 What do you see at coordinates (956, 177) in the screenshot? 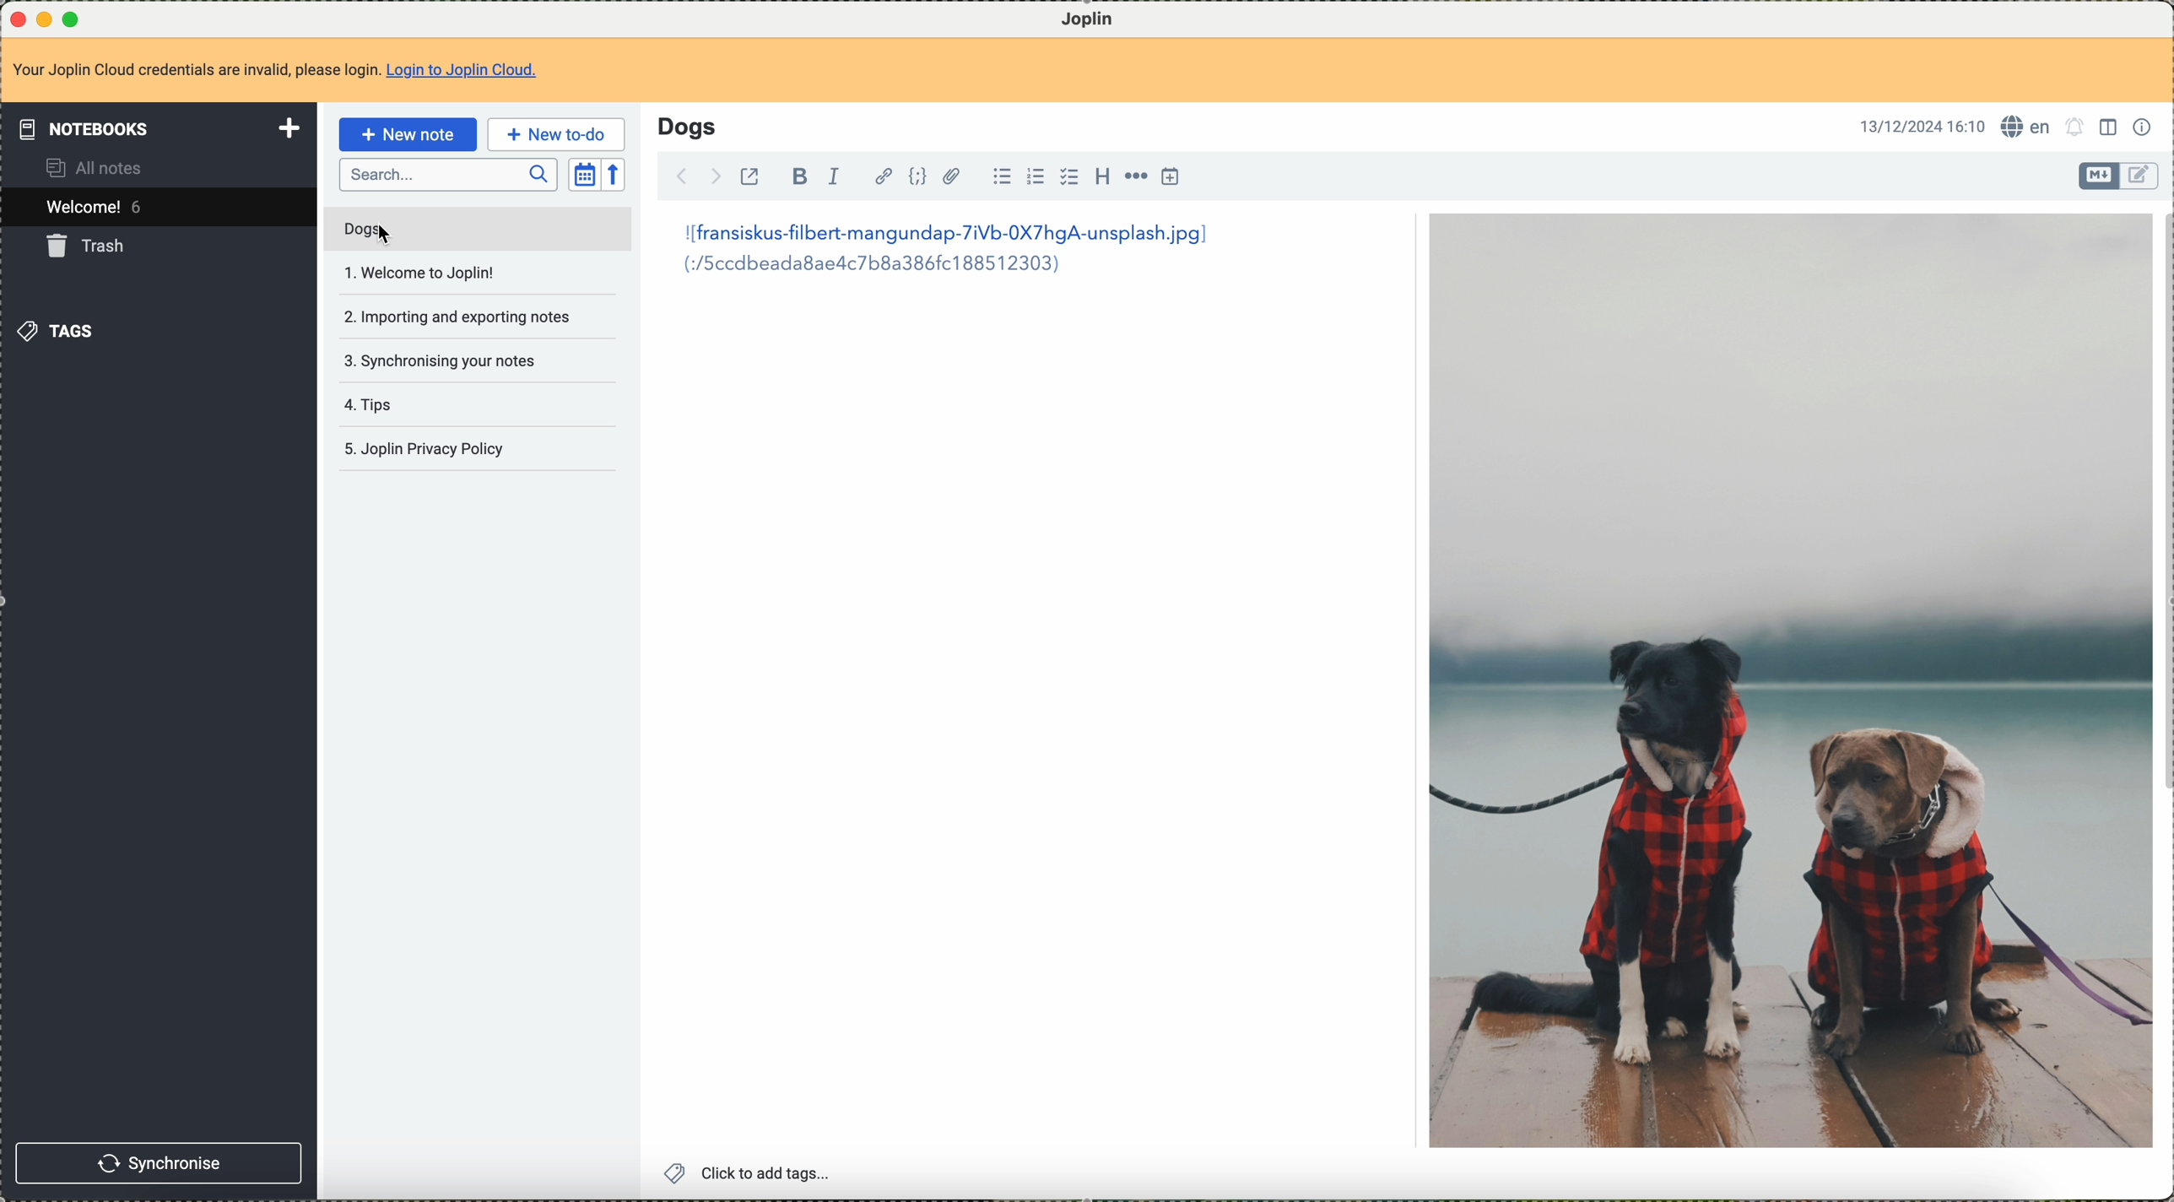
I see `attach file` at bounding box center [956, 177].